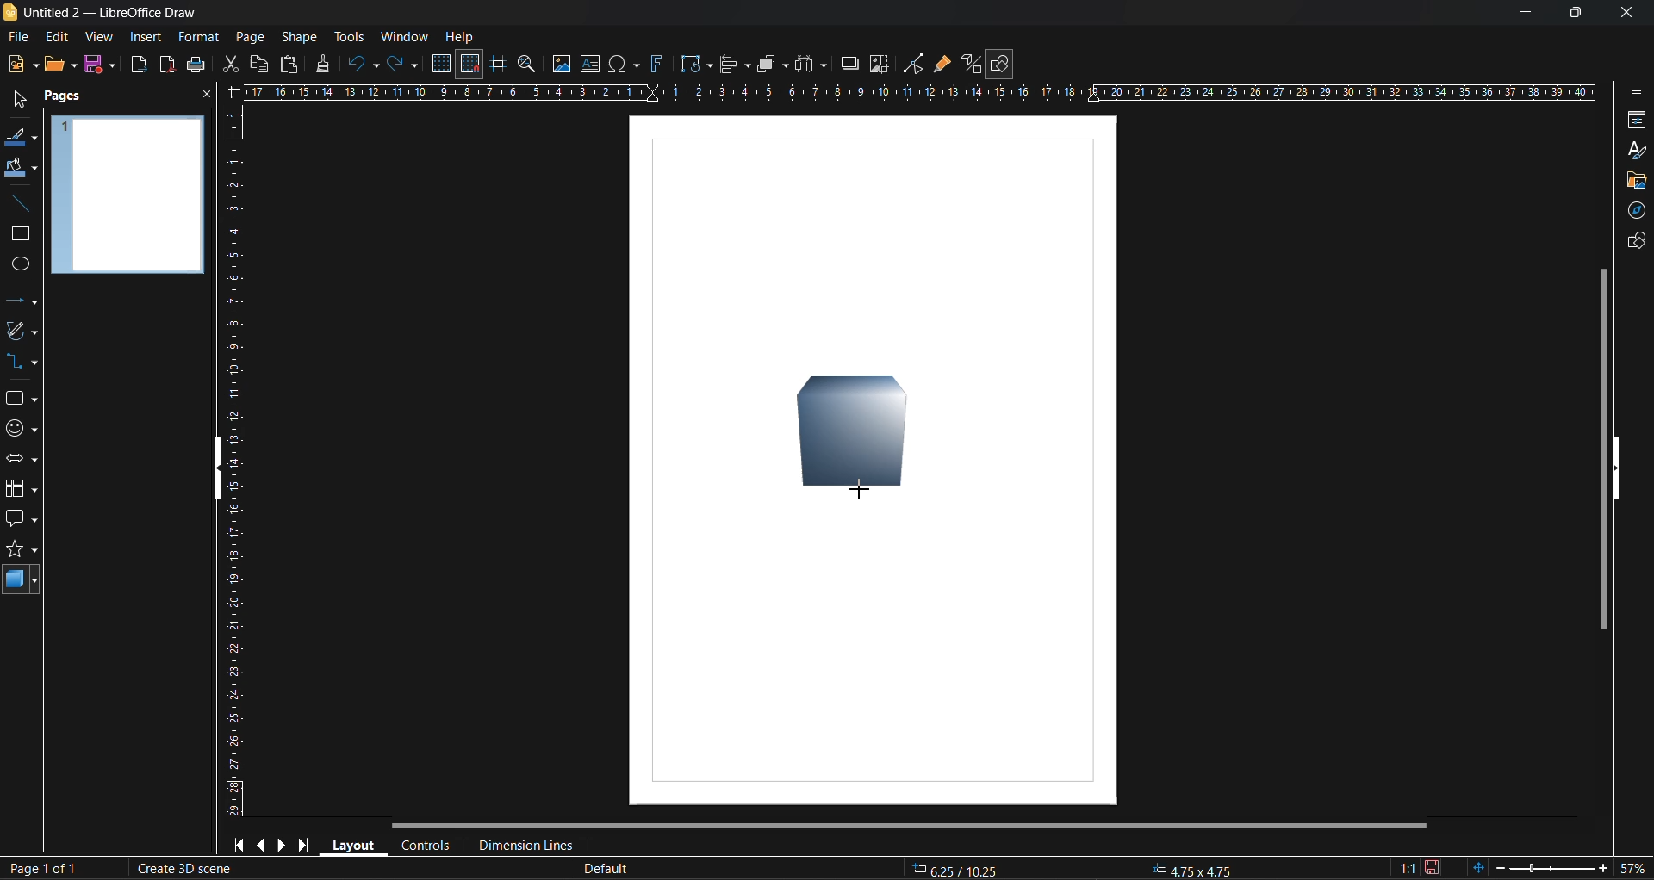 The height and width of the screenshot is (880, 1654). Describe the element at coordinates (181, 870) in the screenshot. I see `create 3d scene` at that location.